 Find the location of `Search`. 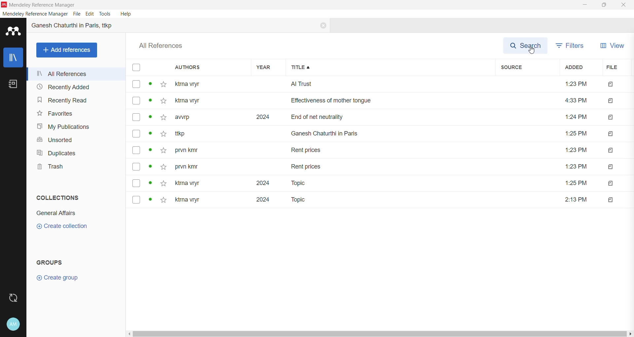

Search is located at coordinates (527, 46).